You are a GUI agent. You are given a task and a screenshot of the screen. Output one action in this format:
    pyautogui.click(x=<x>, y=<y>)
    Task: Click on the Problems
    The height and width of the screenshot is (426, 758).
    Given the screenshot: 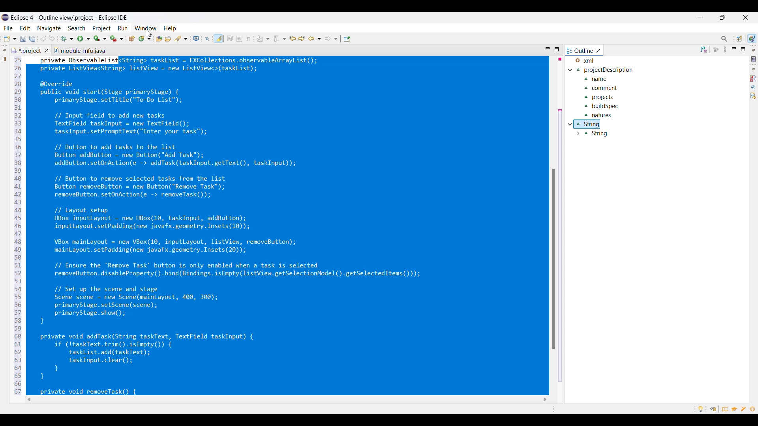 What is the action you would take?
    pyautogui.click(x=753, y=78)
    